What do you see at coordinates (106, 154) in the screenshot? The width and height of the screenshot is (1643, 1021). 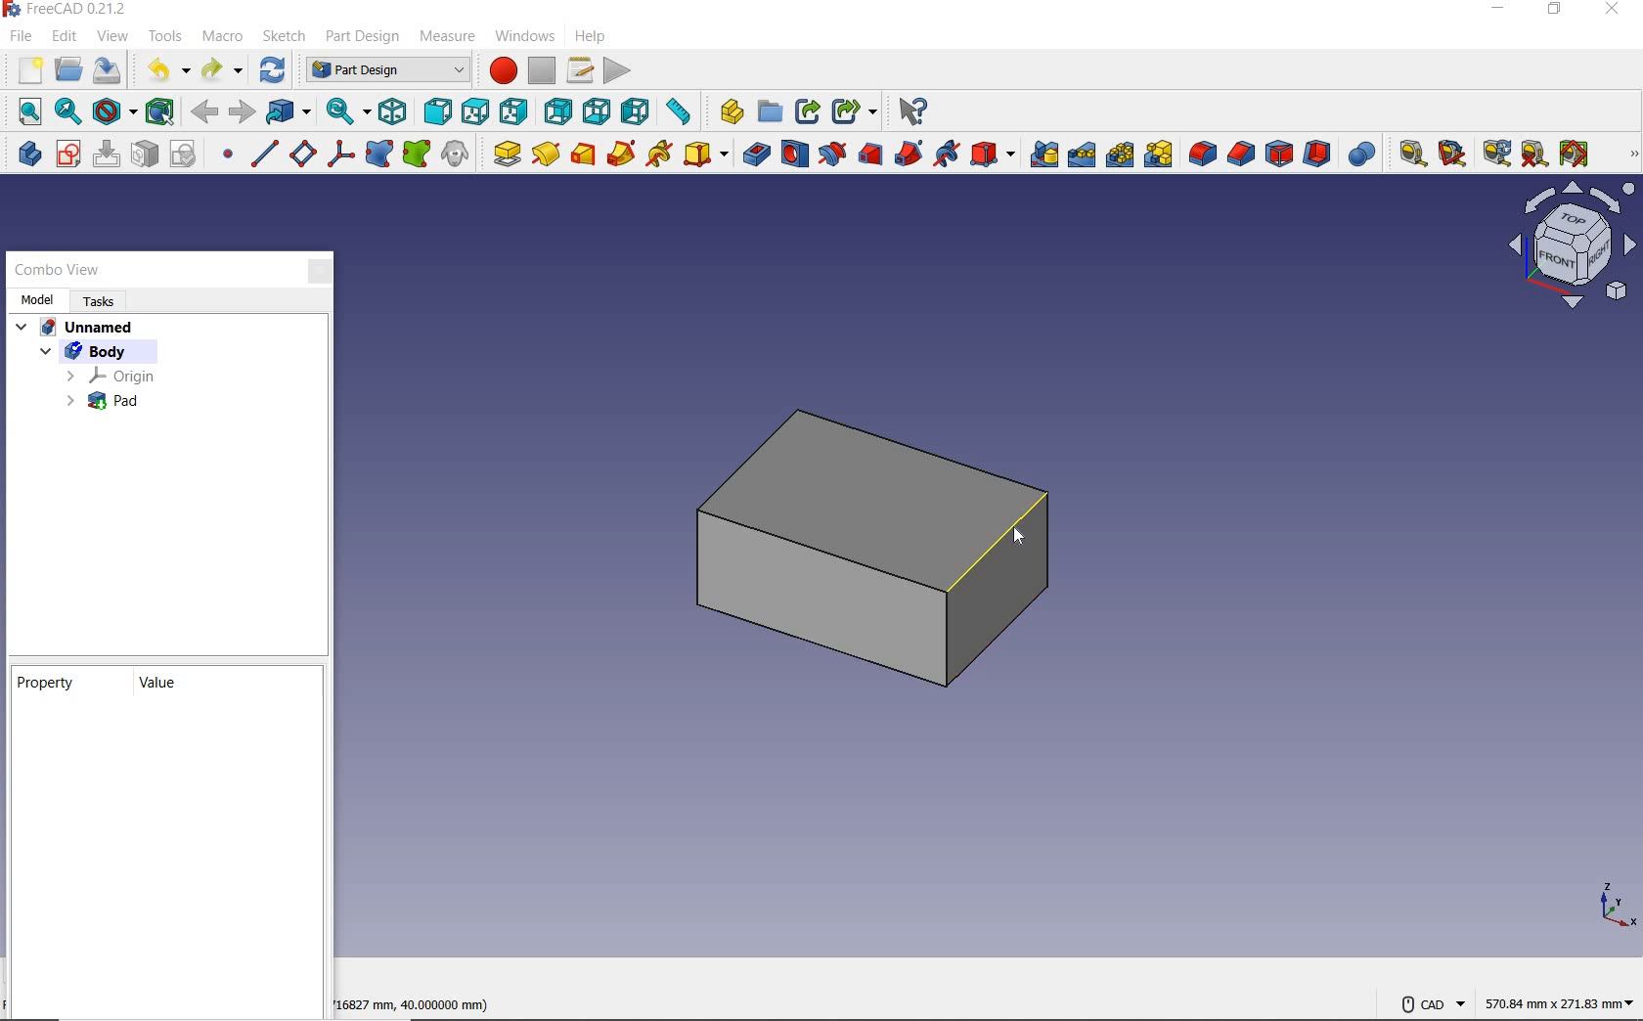 I see `edit sketch` at bounding box center [106, 154].